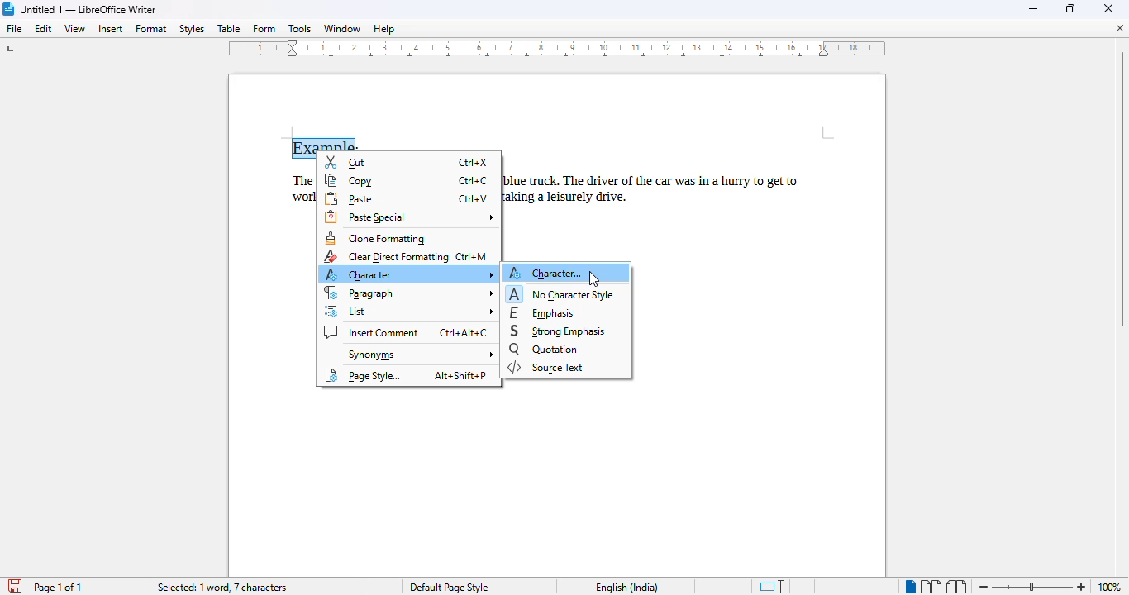  I want to click on copy, so click(349, 181).